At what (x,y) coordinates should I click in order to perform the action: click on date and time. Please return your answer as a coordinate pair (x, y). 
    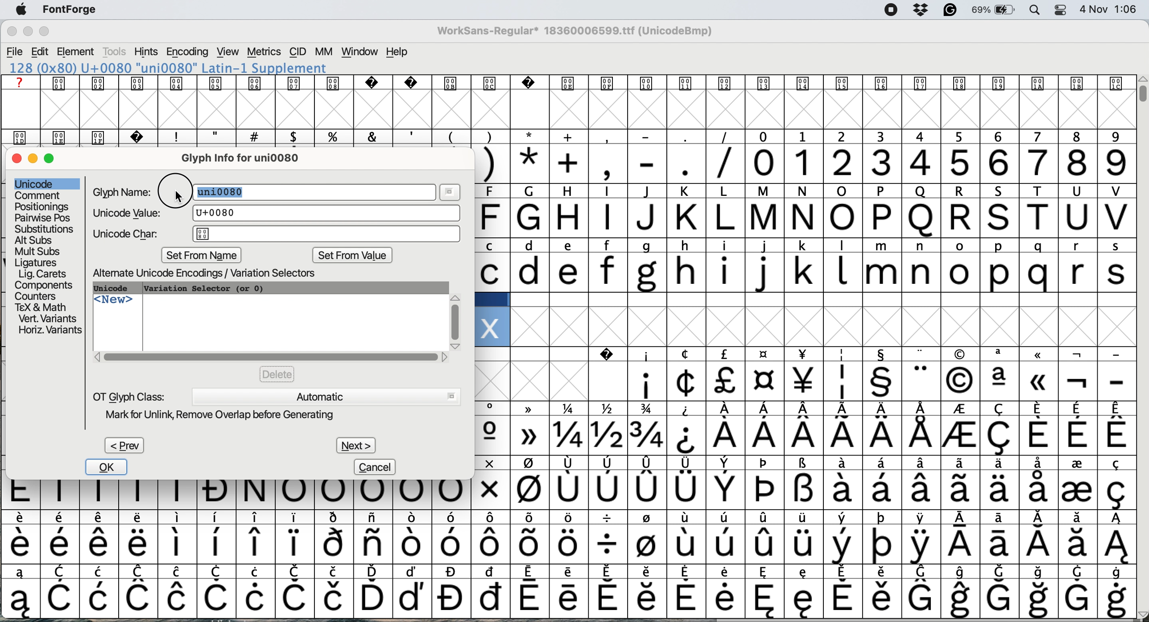
    Looking at the image, I should click on (1109, 9).